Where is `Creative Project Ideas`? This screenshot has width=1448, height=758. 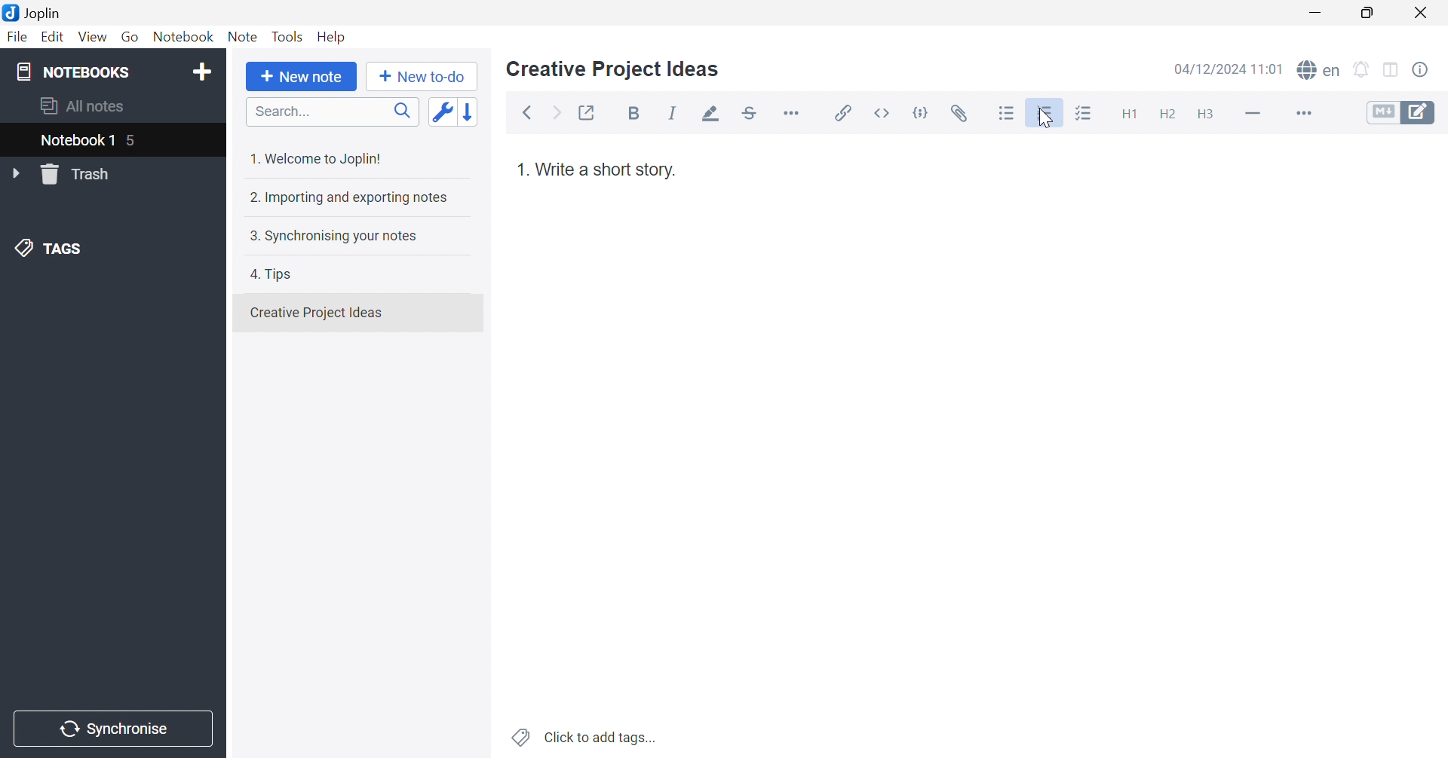
Creative Project Ideas is located at coordinates (612, 69).